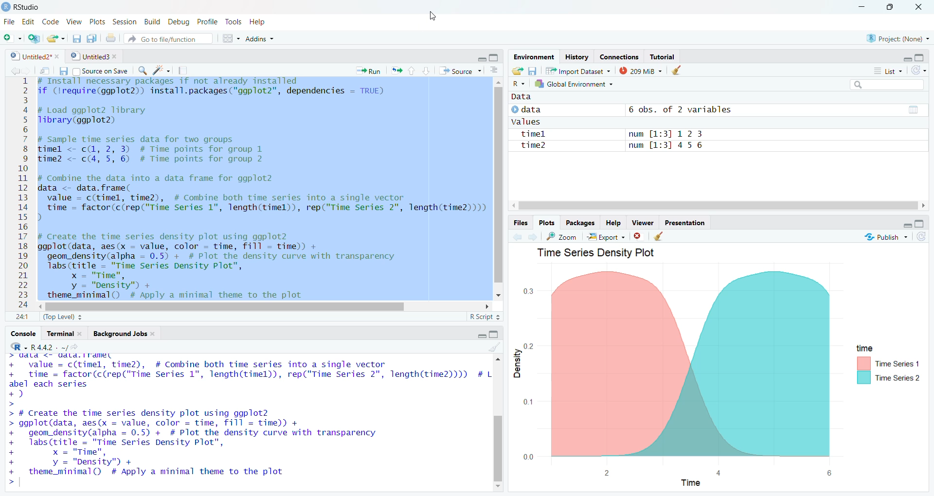 Image resolution: width=934 pixels, height=496 pixels. I want to click on Untitled2, so click(34, 56).